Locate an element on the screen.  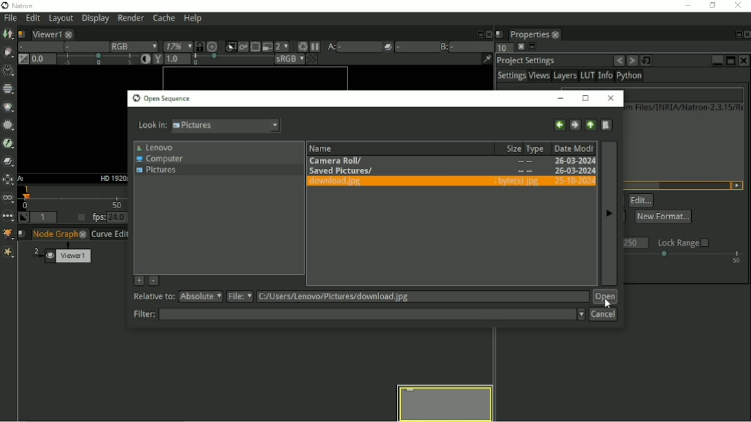
Restore default value is located at coordinates (648, 60).